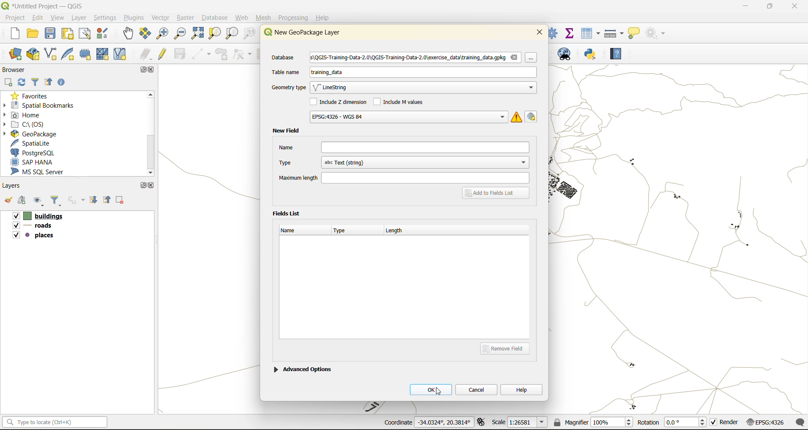 The height and width of the screenshot is (430, 808). I want to click on name, so click(292, 230).